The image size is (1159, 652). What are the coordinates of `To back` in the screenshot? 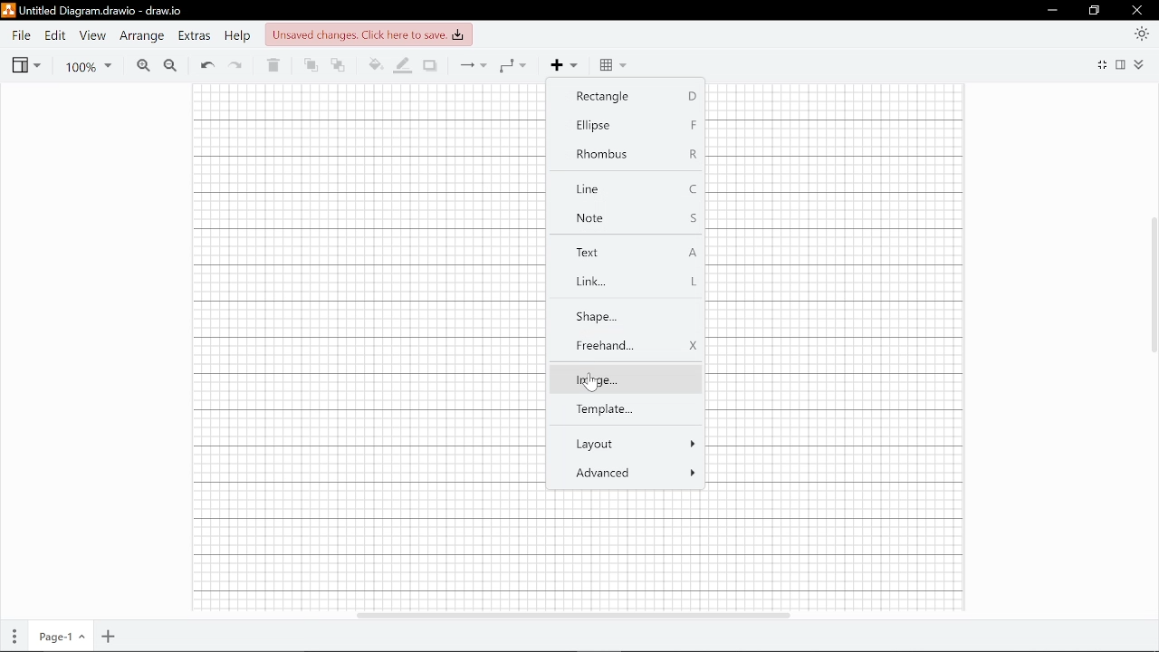 It's located at (340, 64).